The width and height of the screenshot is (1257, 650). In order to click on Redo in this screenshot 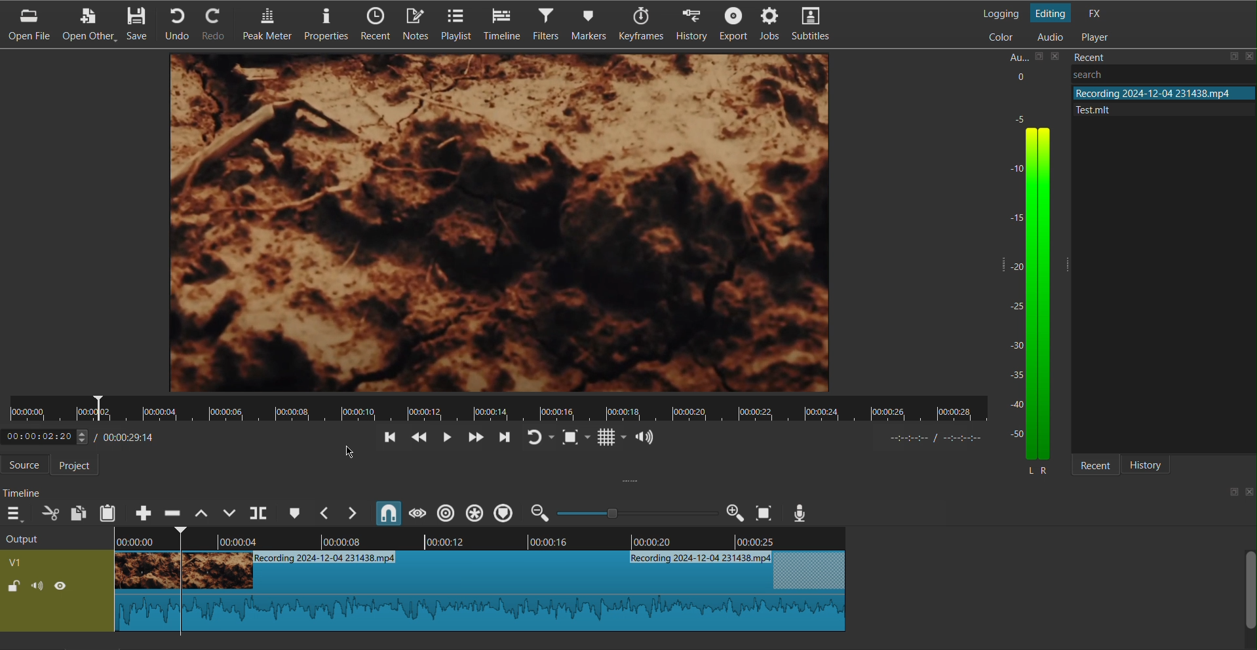, I will do `click(537, 438)`.